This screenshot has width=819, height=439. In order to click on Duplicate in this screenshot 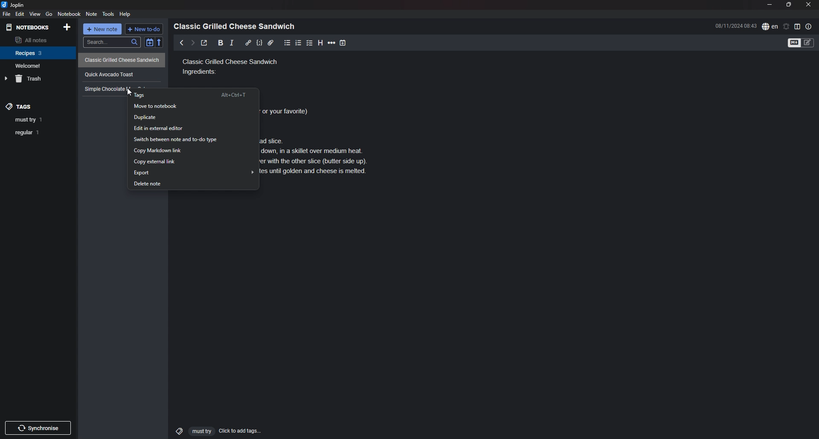, I will do `click(190, 118)`.